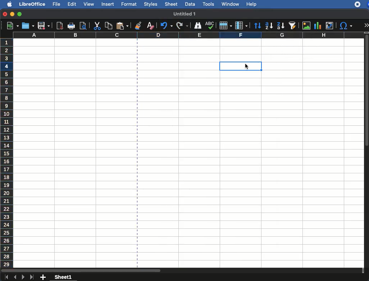 Image resolution: width=369 pixels, height=281 pixels. What do you see at coordinates (11, 26) in the screenshot?
I see `new` at bounding box center [11, 26].